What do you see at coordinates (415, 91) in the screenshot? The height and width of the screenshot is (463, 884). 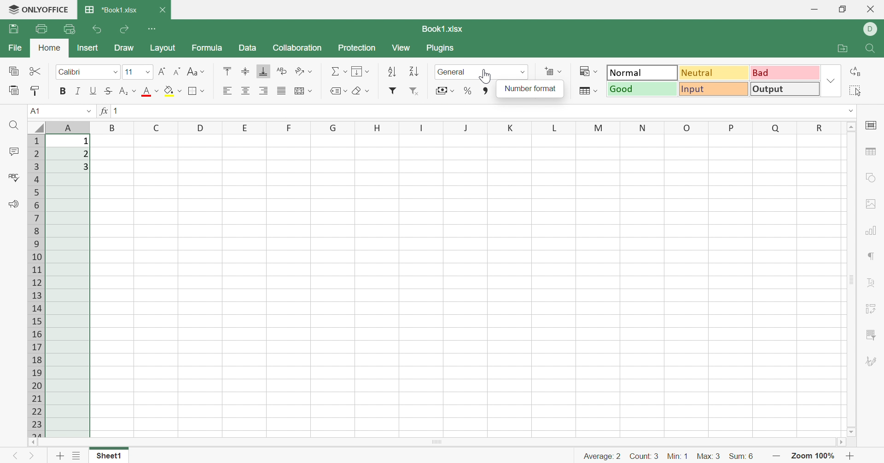 I see `Remove filter` at bounding box center [415, 91].